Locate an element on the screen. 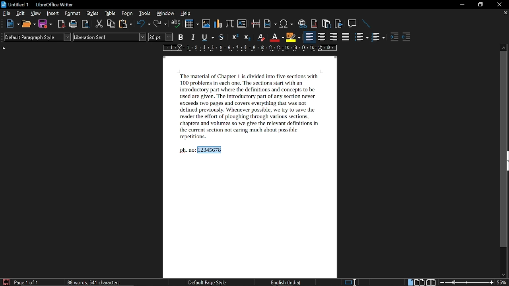 The width and height of the screenshot is (509, 286). minimize is located at coordinates (462, 5).